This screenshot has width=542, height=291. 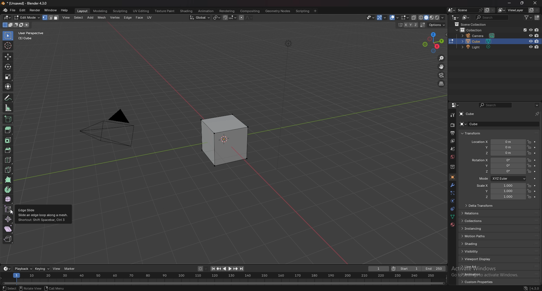 What do you see at coordinates (434, 269) in the screenshot?
I see `end frame` at bounding box center [434, 269].